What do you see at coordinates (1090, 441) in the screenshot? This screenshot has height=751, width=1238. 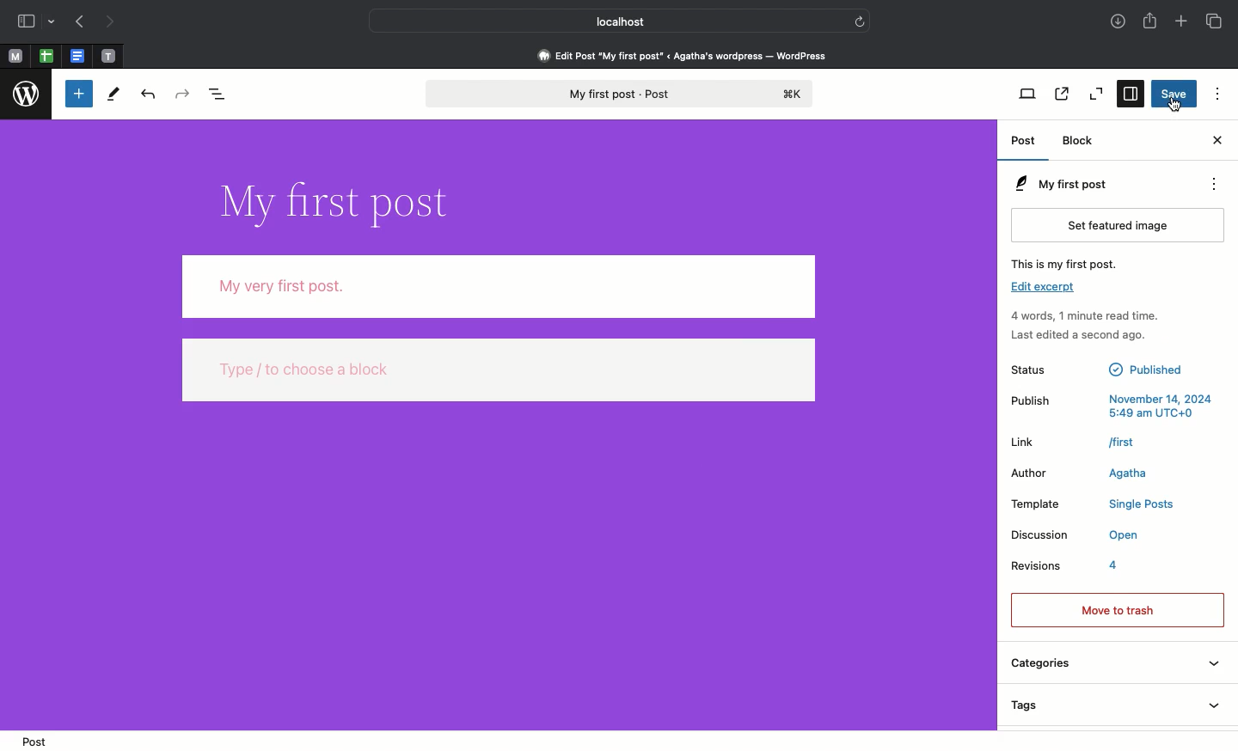 I see `Link` at bounding box center [1090, 441].